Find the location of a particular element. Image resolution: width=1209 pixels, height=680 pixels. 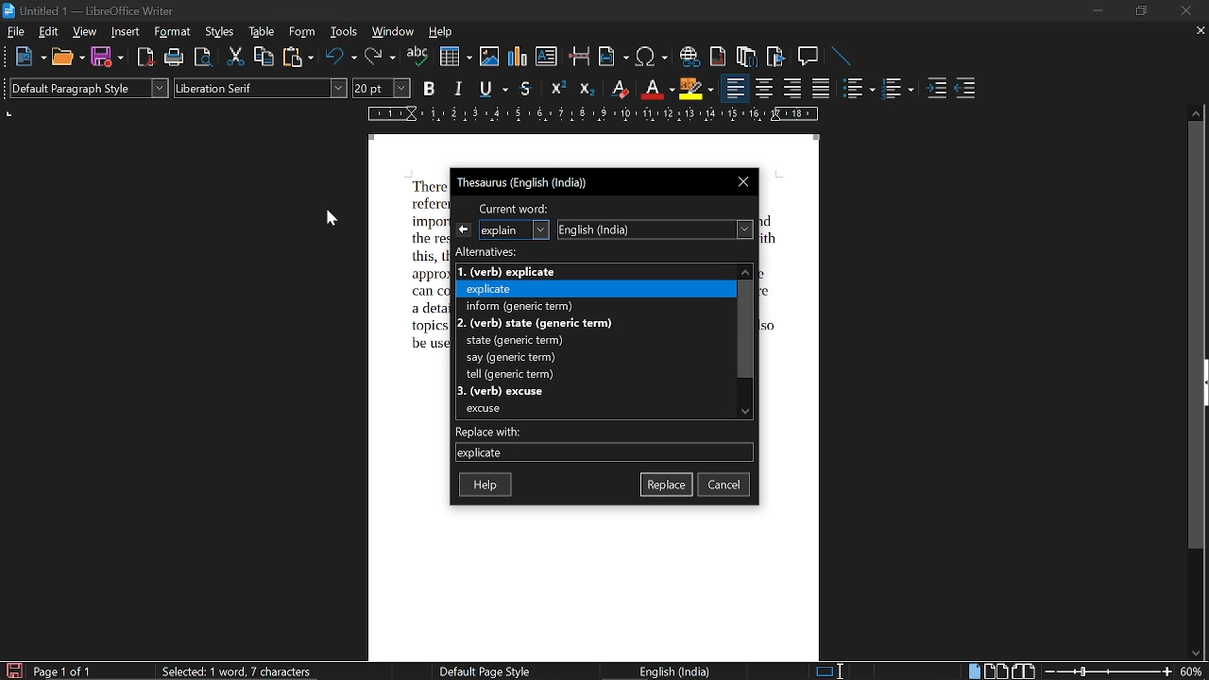

move up is located at coordinates (746, 270).